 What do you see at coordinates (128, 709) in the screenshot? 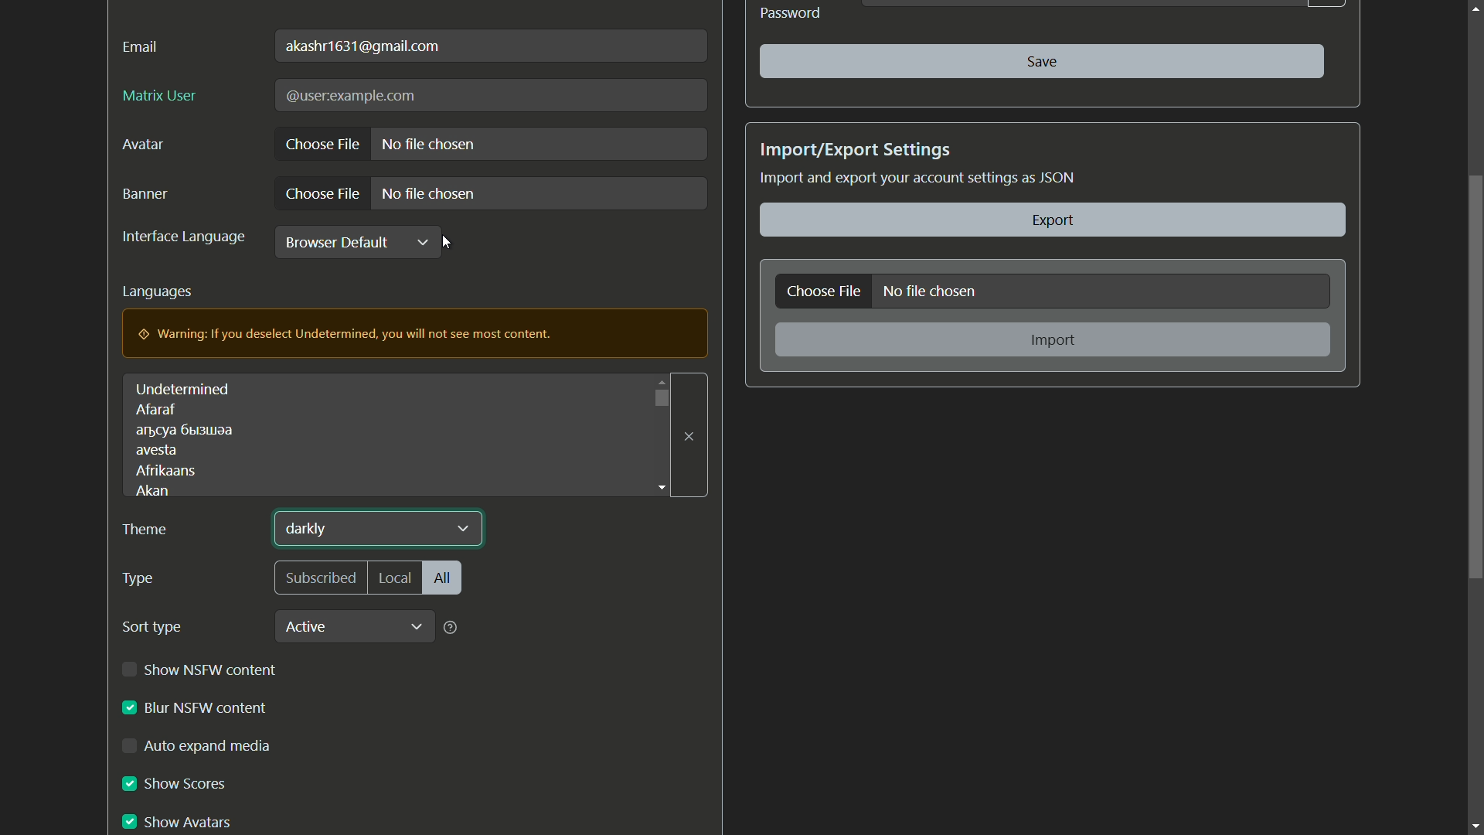
I see `checkbox` at bounding box center [128, 709].